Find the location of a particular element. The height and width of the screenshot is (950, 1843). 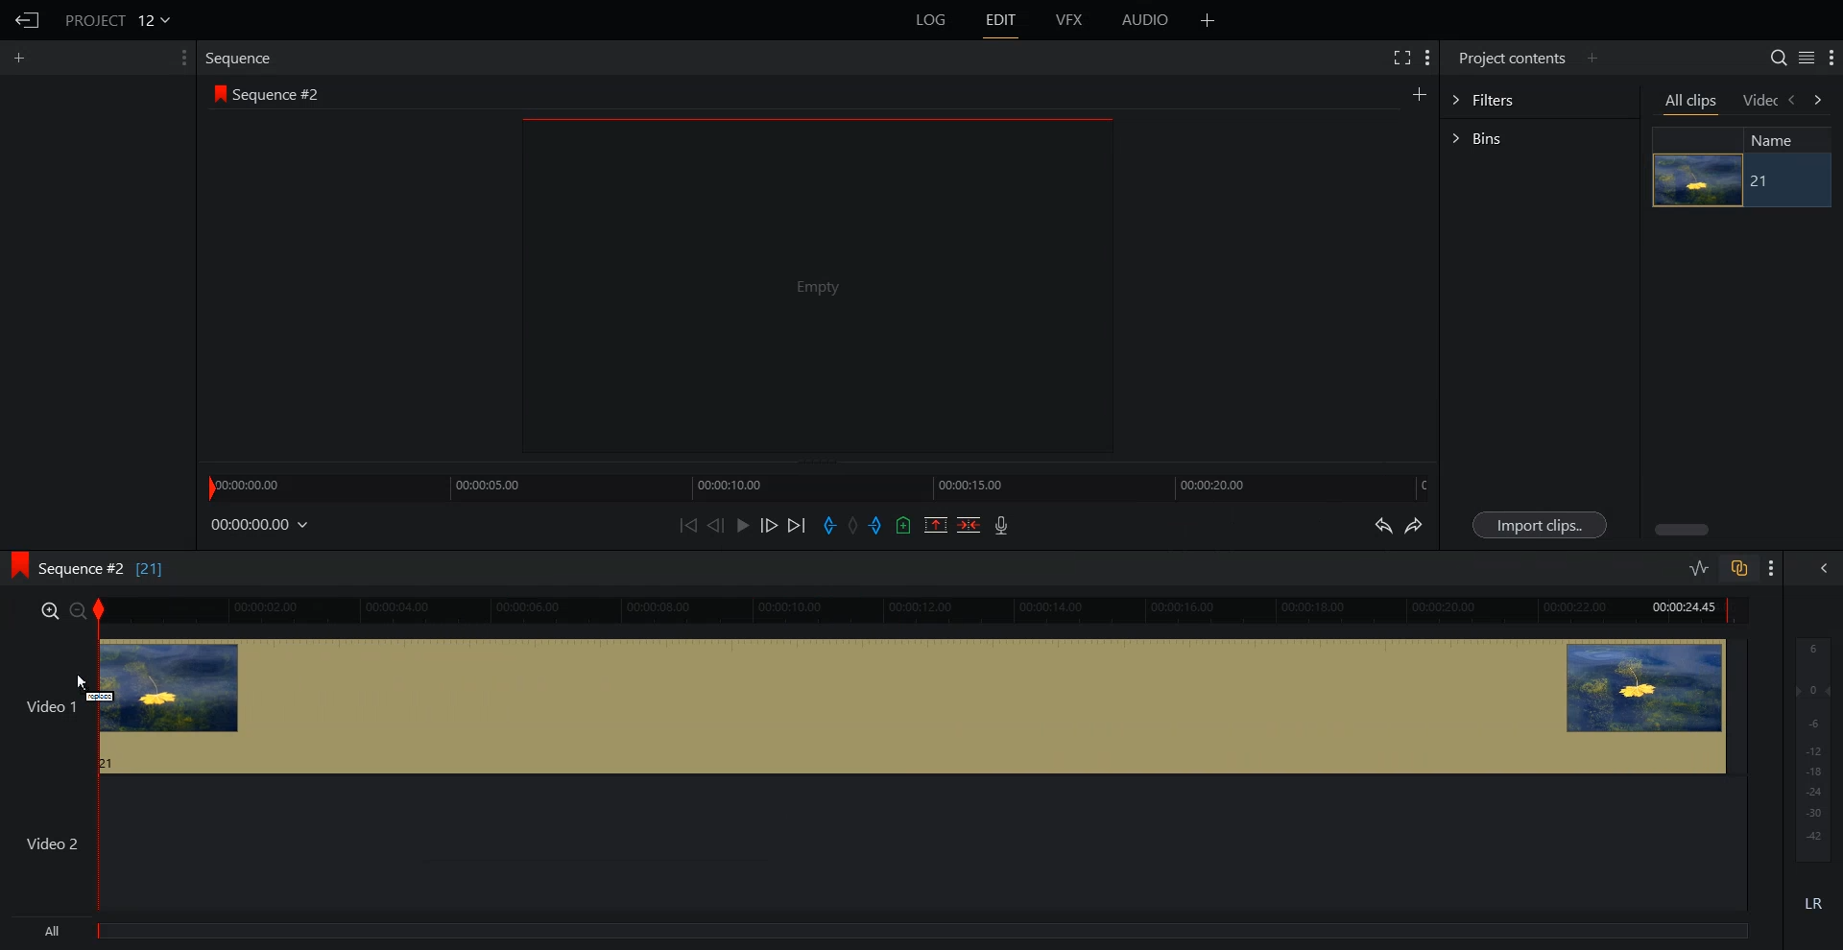

Toggle Auto track Sync is located at coordinates (1737, 568).